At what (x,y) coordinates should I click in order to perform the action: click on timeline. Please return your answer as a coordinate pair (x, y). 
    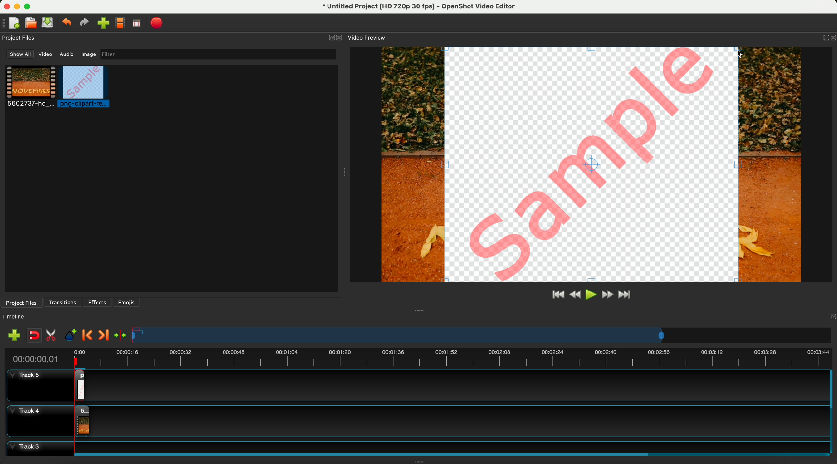
    Looking at the image, I should click on (418, 358).